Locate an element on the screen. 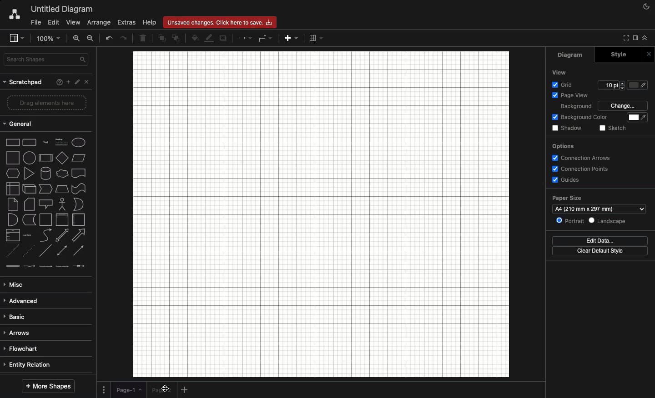  Connection arrows is located at coordinates (583, 157).